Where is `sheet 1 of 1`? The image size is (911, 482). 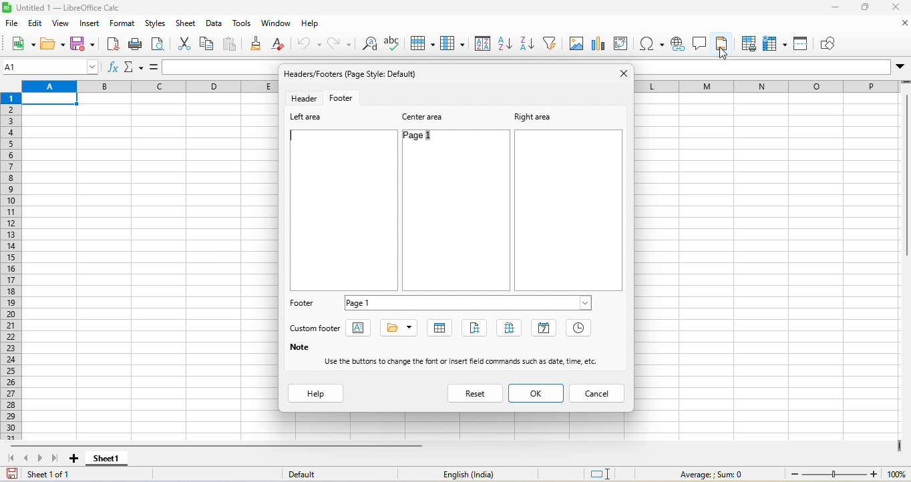
sheet 1 of 1 is located at coordinates (45, 474).